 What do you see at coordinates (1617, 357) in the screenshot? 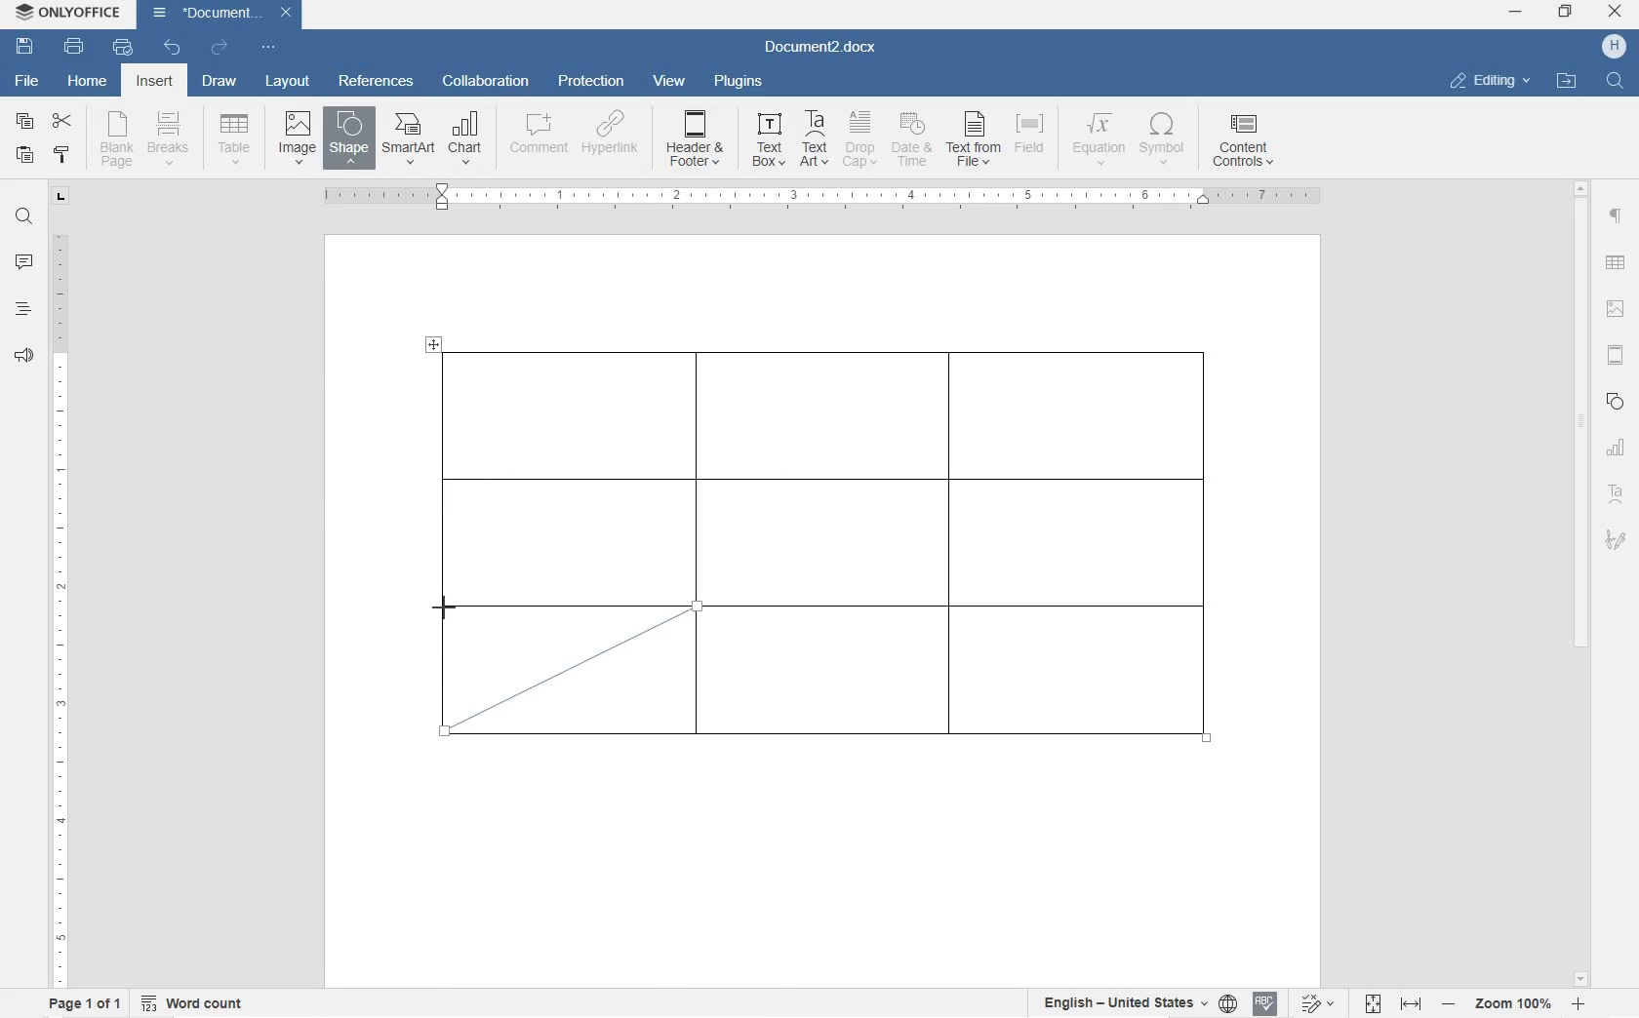
I see `headers & footers` at bounding box center [1617, 357].